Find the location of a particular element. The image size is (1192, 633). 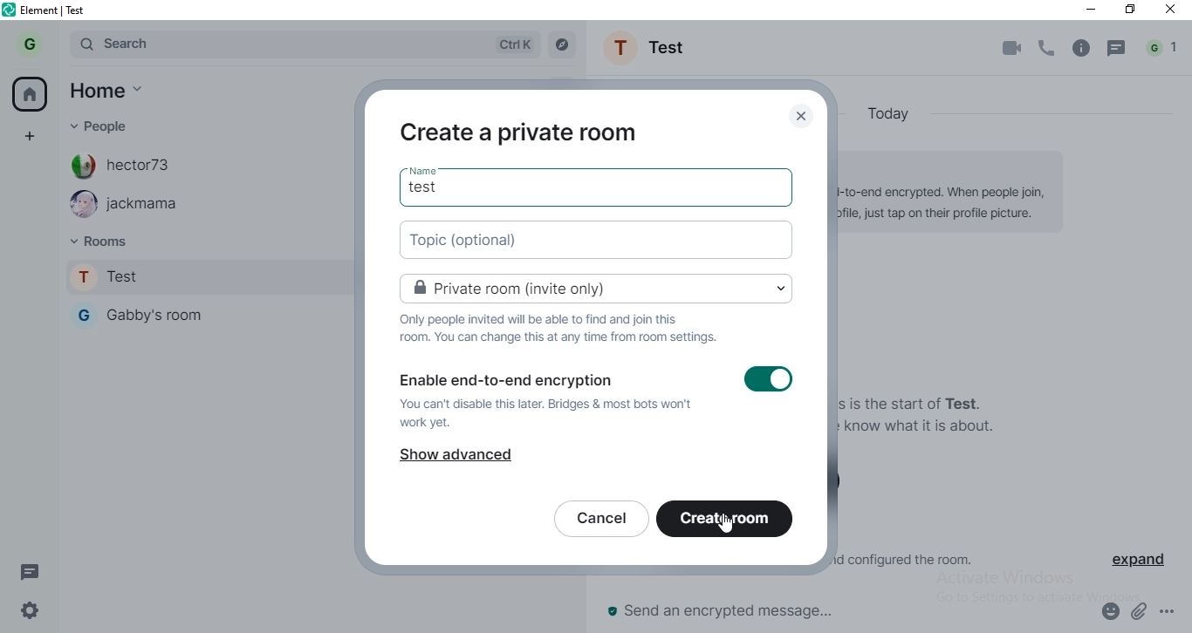

topic is located at coordinates (600, 242).